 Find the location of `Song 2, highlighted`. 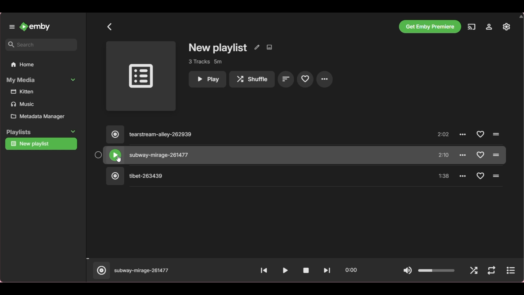

Song 2, highlighted is located at coordinates (259, 155).